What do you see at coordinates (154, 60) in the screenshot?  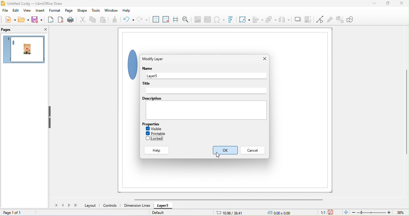 I see `modify layer` at bounding box center [154, 60].